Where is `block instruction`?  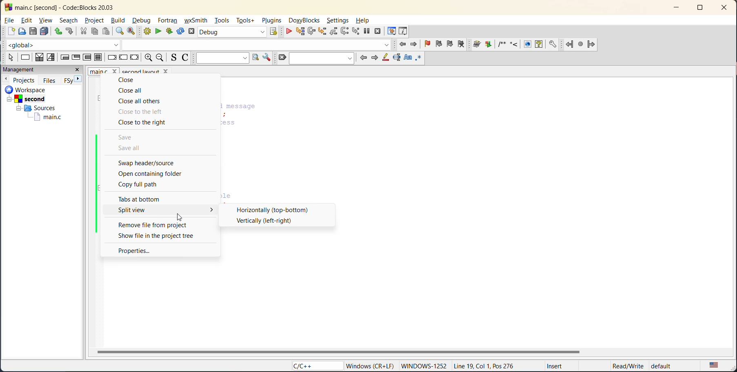
block instruction is located at coordinates (97, 58).